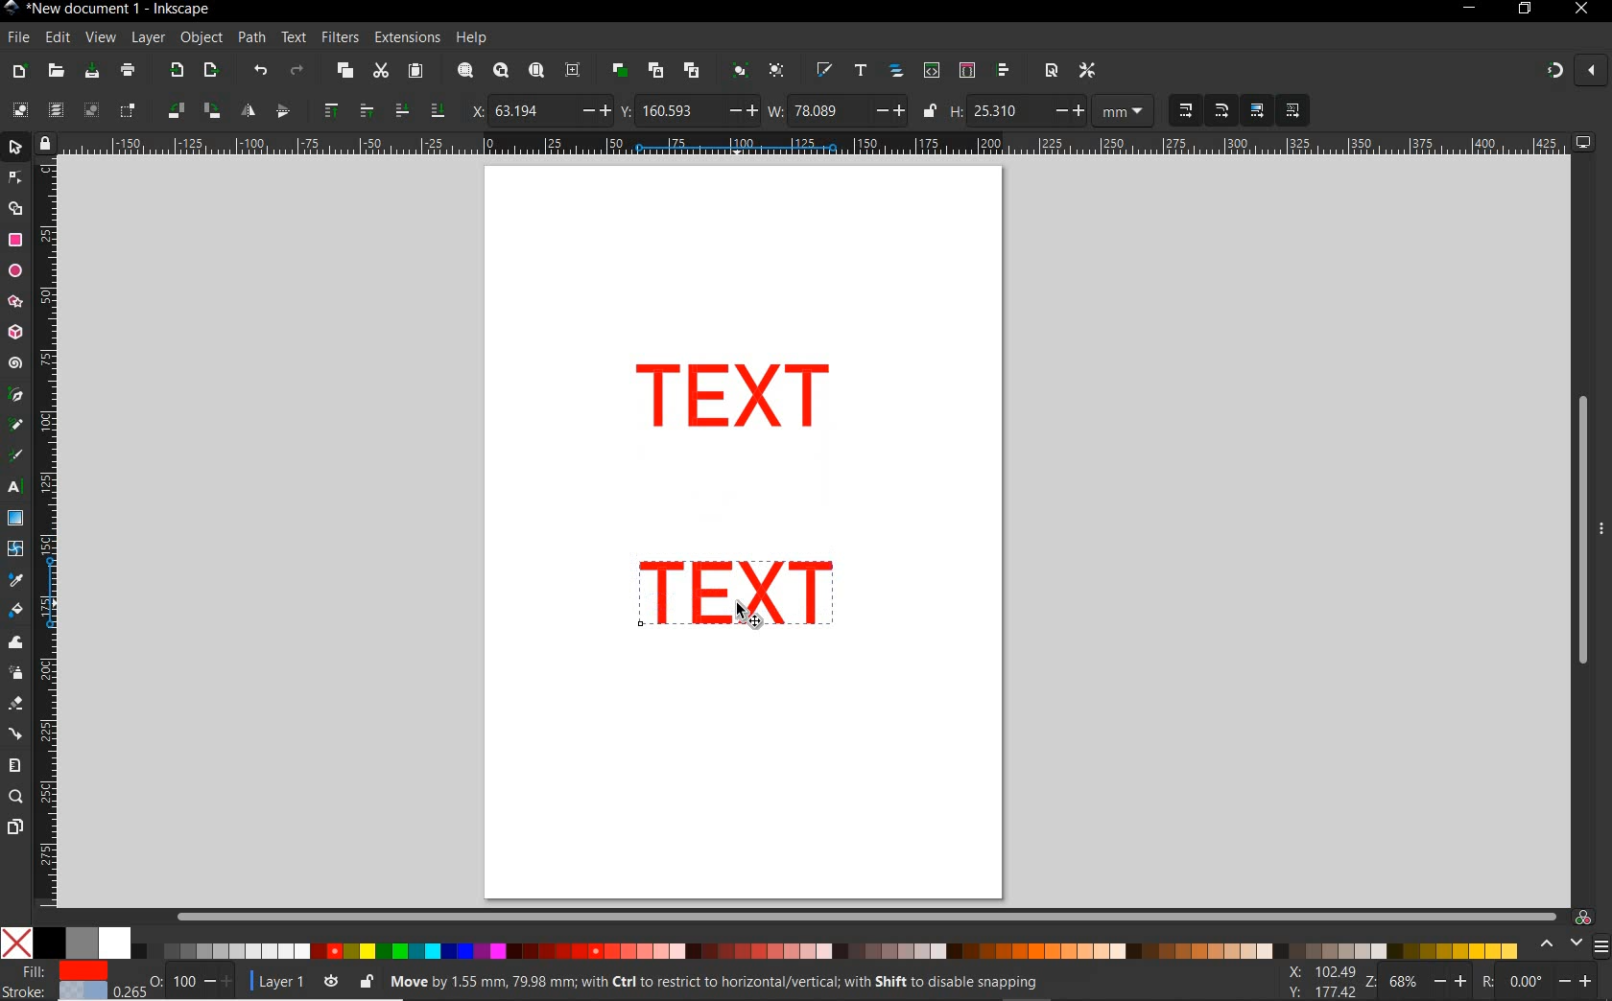  Describe the element at coordinates (14, 705) in the screenshot. I see `eraser tool` at that location.